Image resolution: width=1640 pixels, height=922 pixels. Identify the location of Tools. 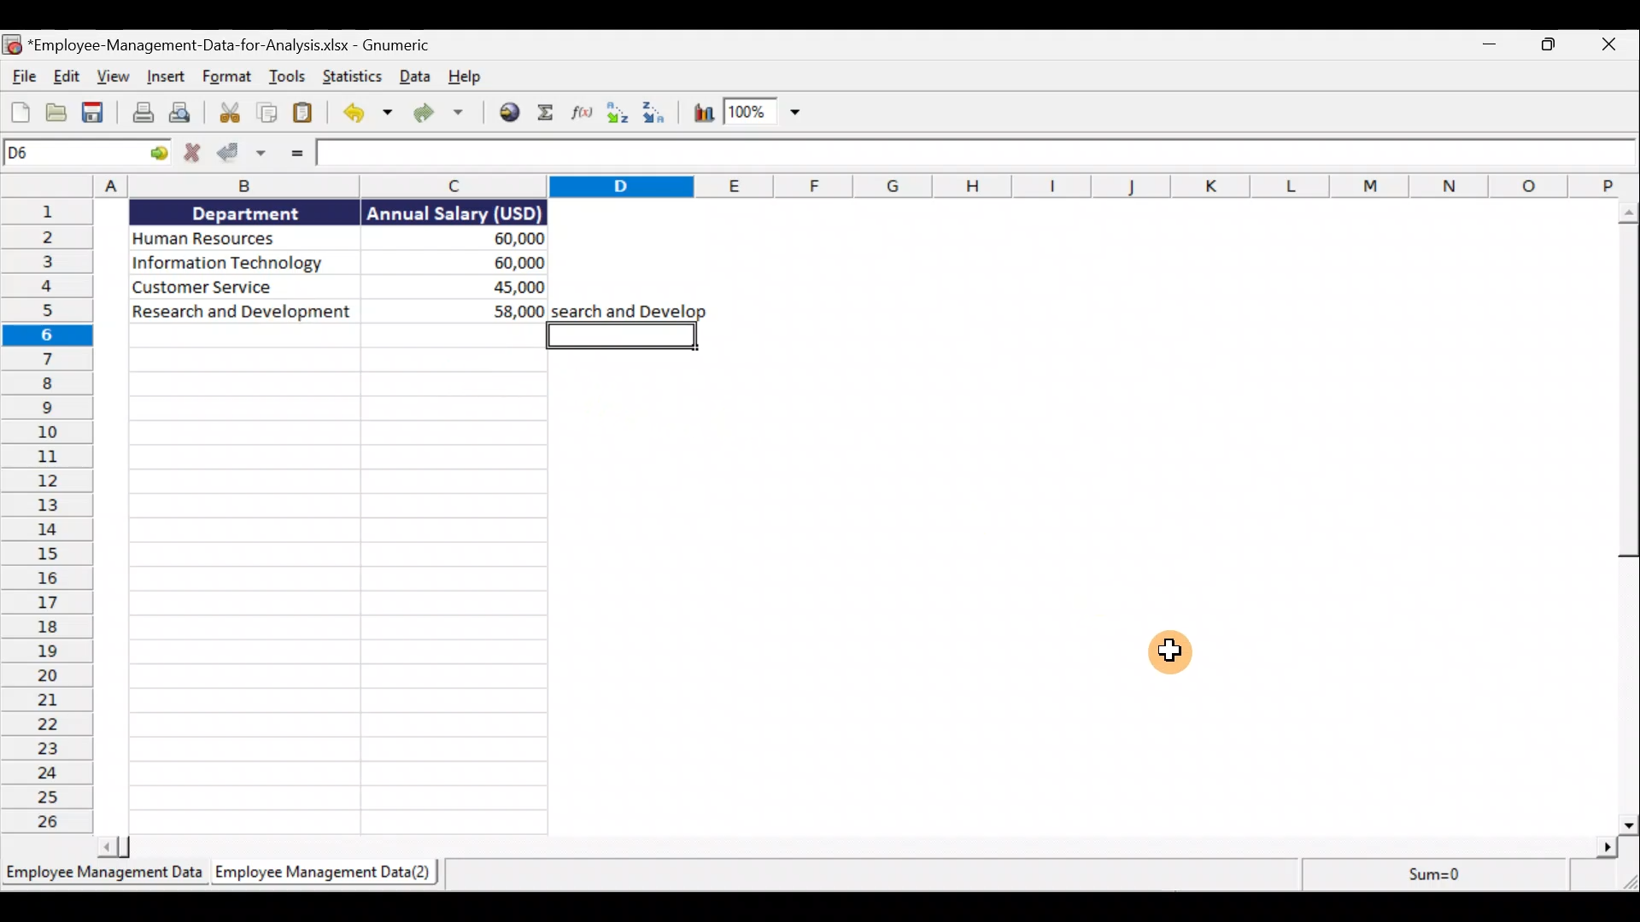
(290, 78).